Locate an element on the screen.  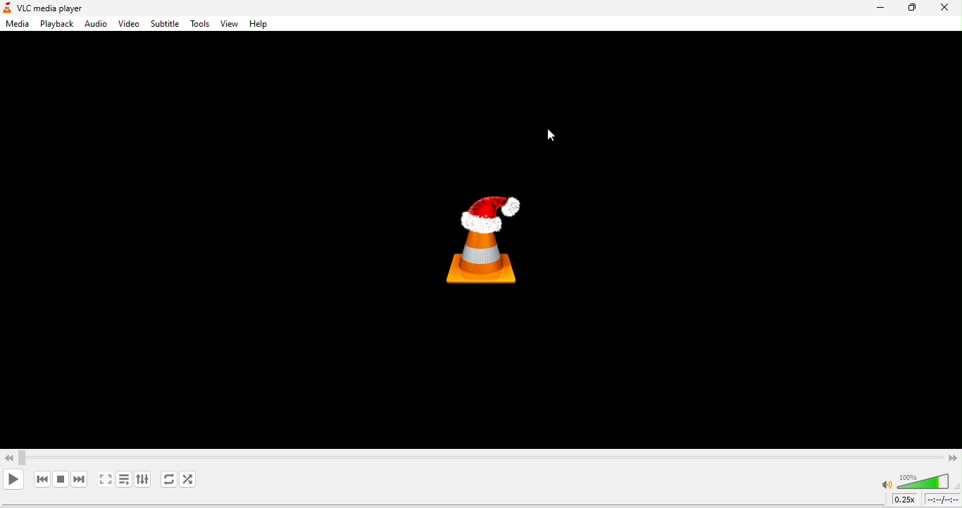
minimize is located at coordinates (879, 8).